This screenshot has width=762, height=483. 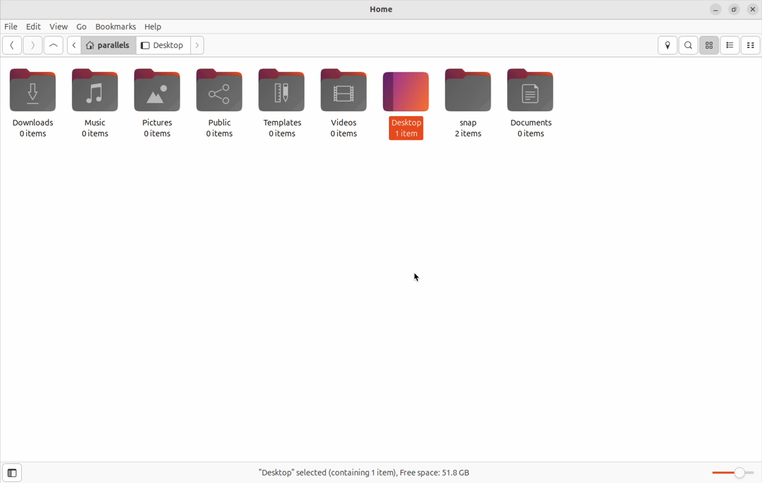 I want to click on icon view, so click(x=709, y=46).